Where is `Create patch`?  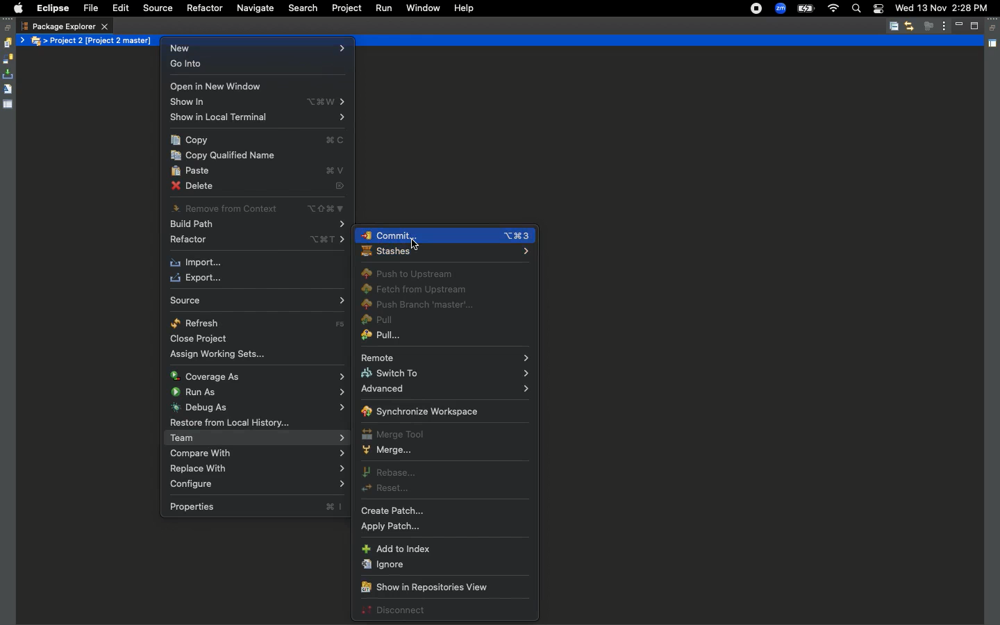 Create patch is located at coordinates (396, 511).